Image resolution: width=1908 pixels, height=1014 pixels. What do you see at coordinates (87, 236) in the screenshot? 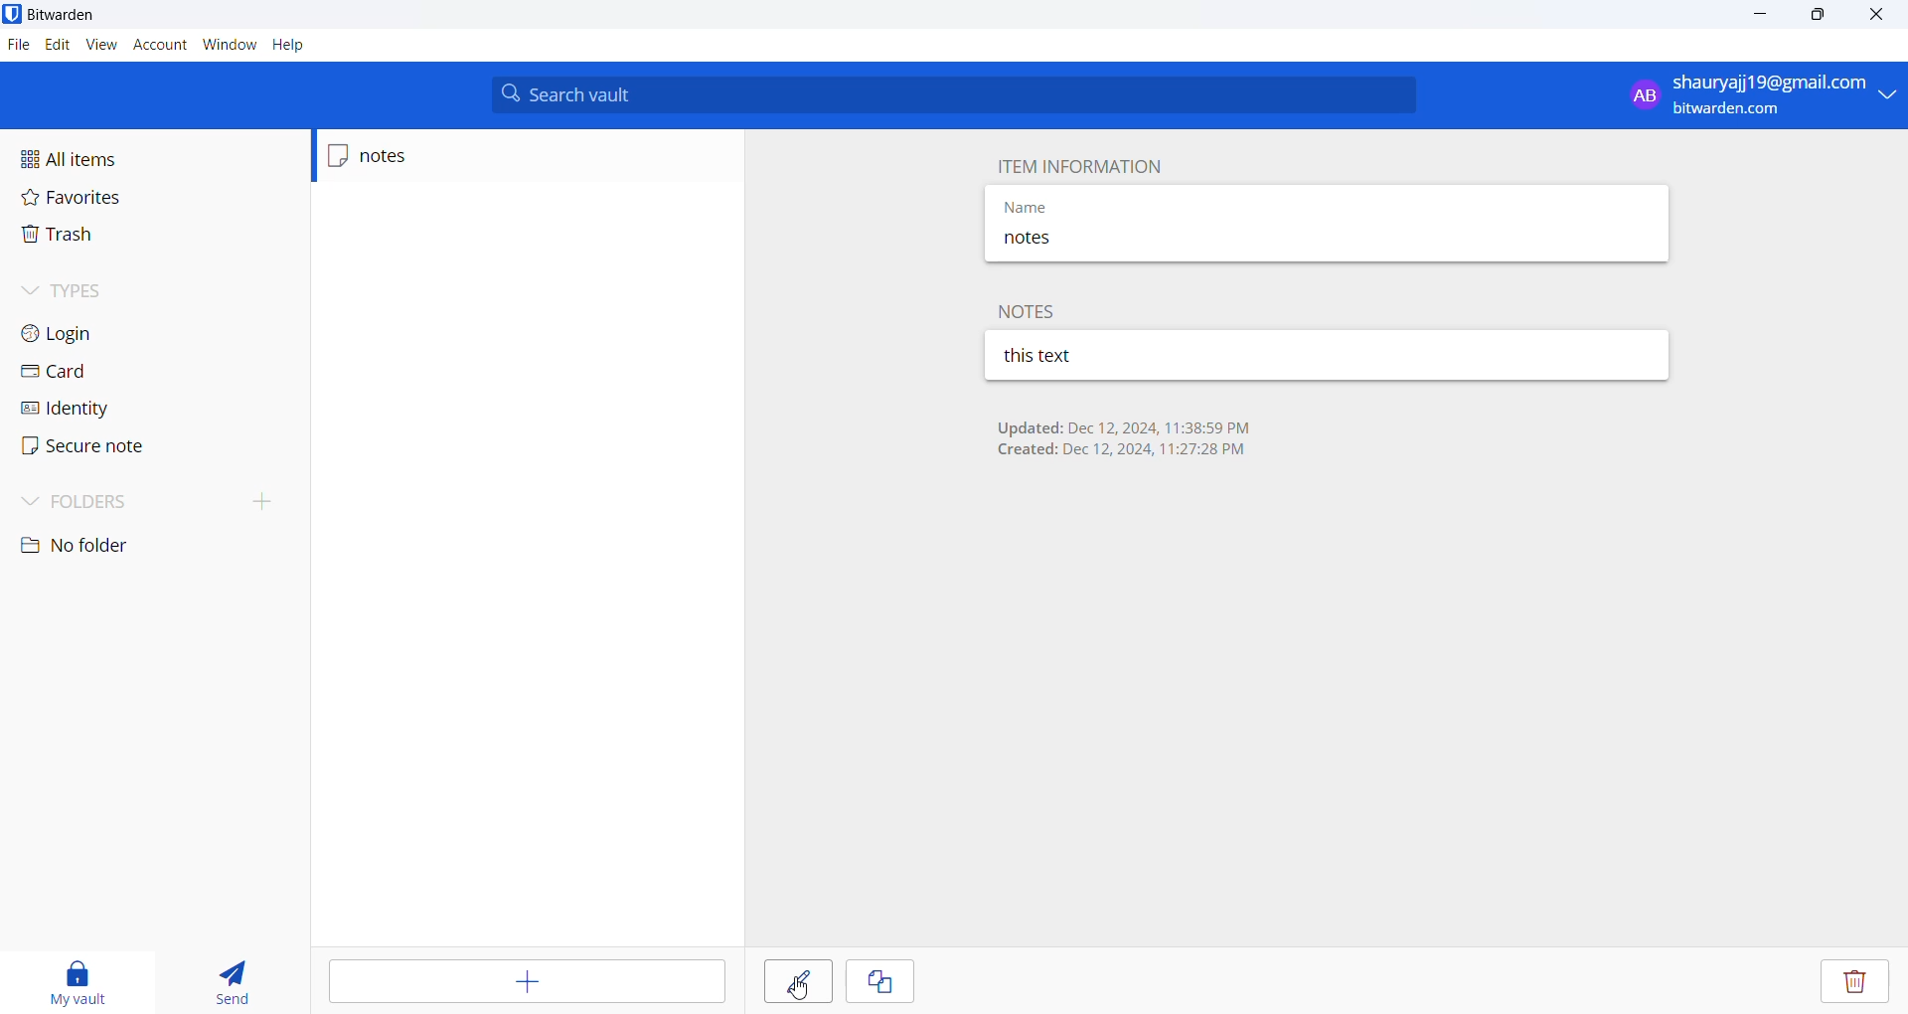
I see `trash` at bounding box center [87, 236].